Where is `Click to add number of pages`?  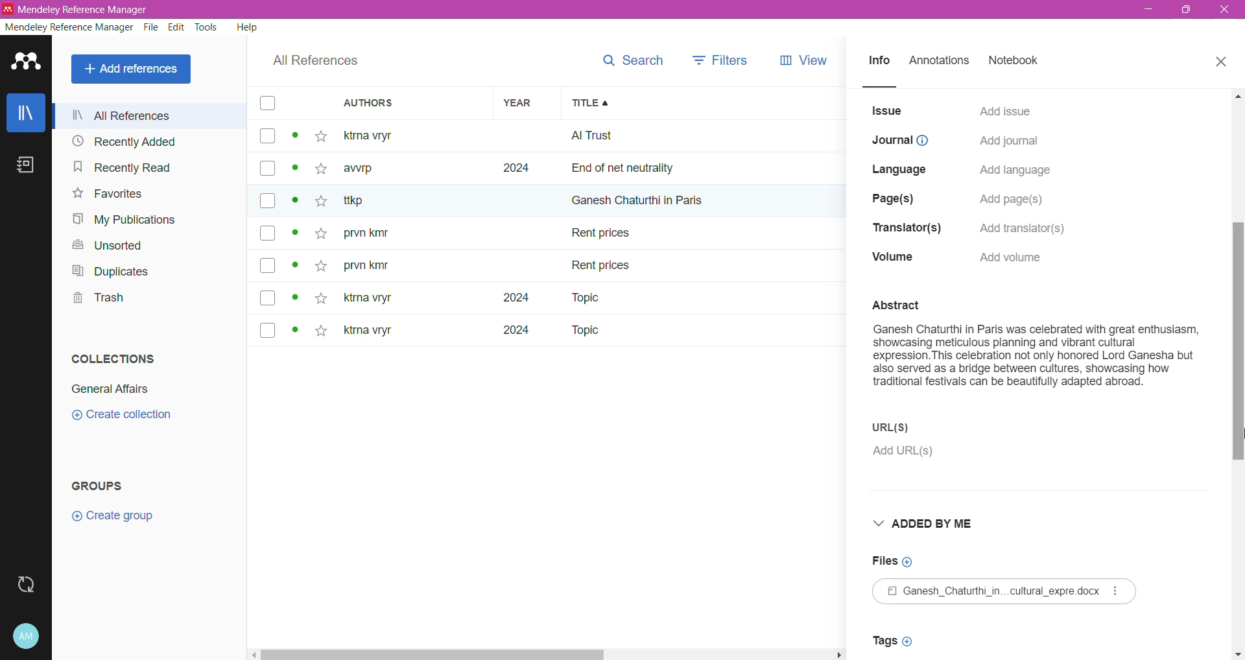
Click to add number of pages is located at coordinates (1015, 200).